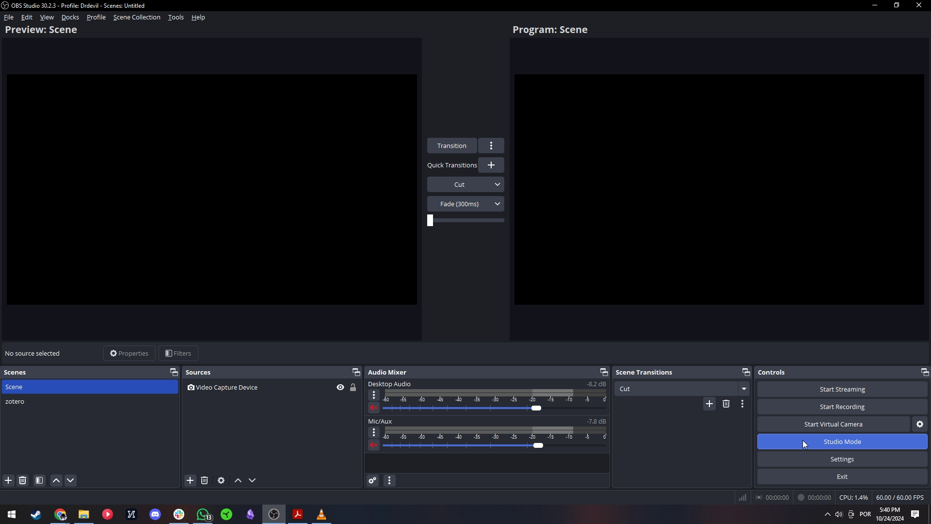  What do you see at coordinates (466, 204) in the screenshot?
I see `Transition menu 2` at bounding box center [466, 204].